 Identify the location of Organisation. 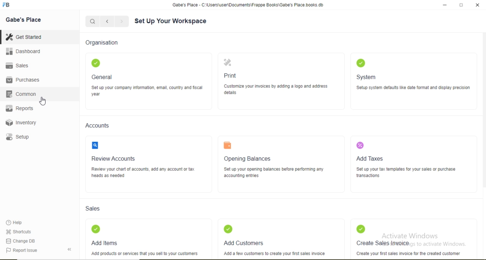
(101, 42).